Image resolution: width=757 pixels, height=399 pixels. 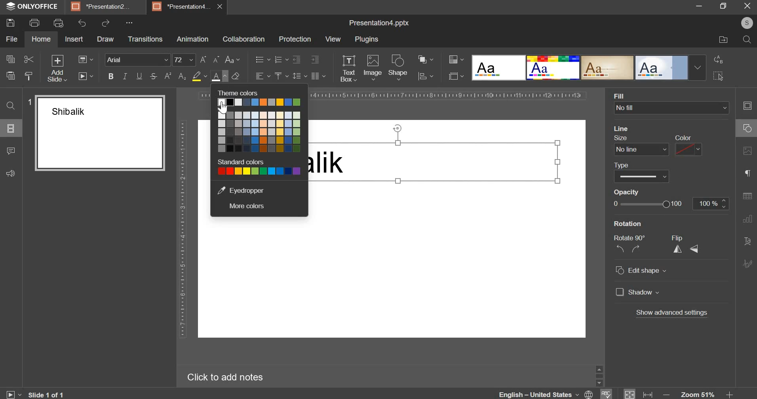 What do you see at coordinates (631, 237) in the screenshot?
I see `rotate 90` at bounding box center [631, 237].